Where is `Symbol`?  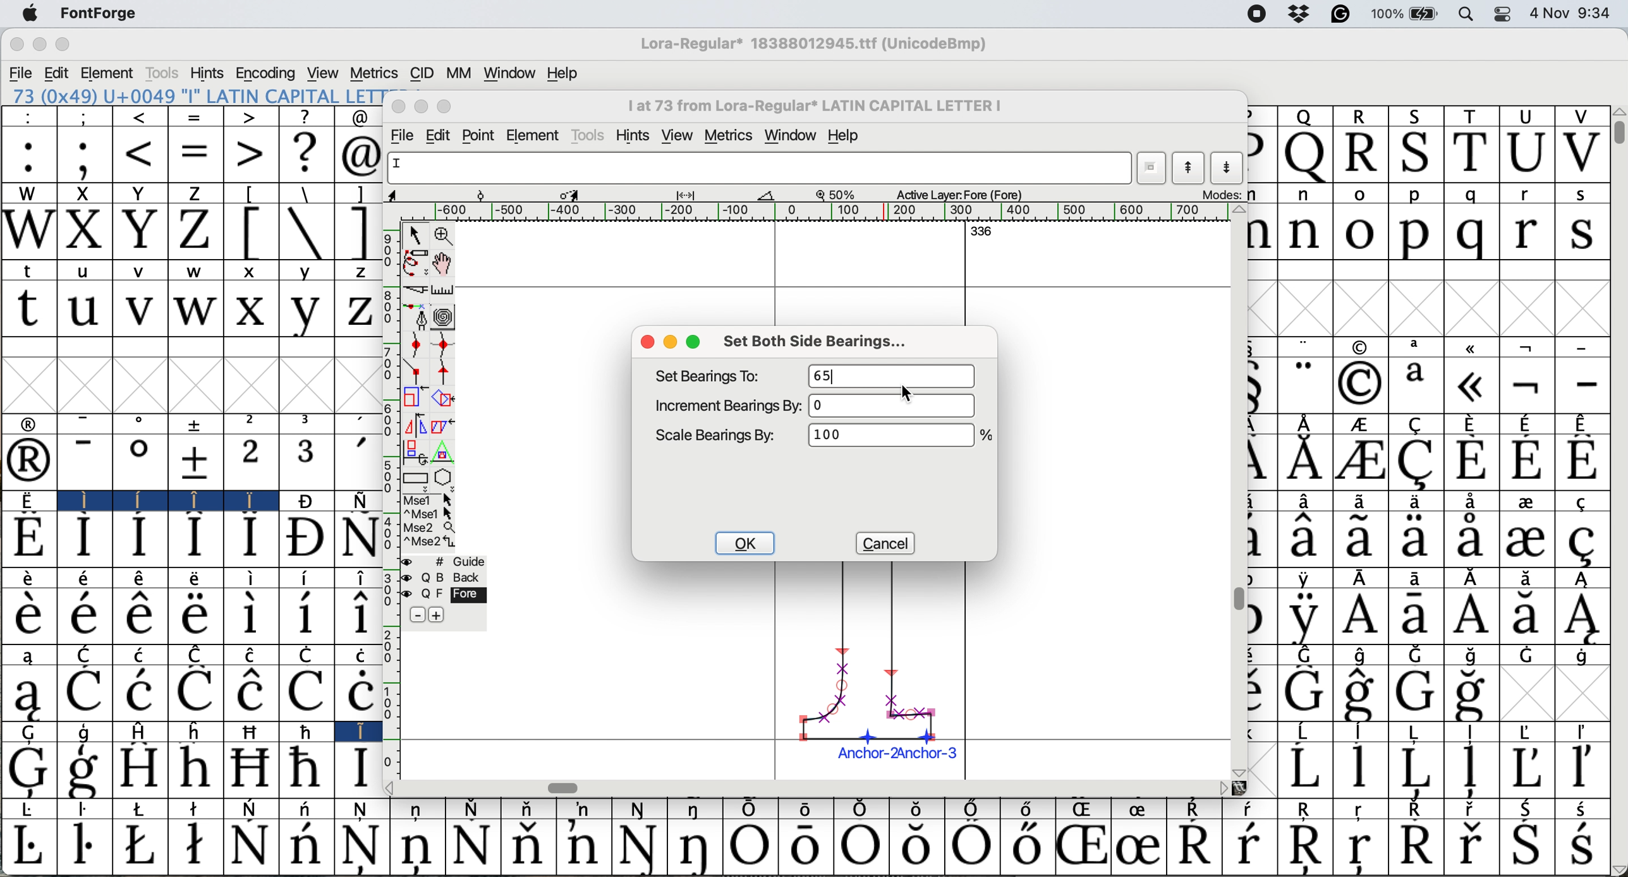
Symbol is located at coordinates (526, 809).